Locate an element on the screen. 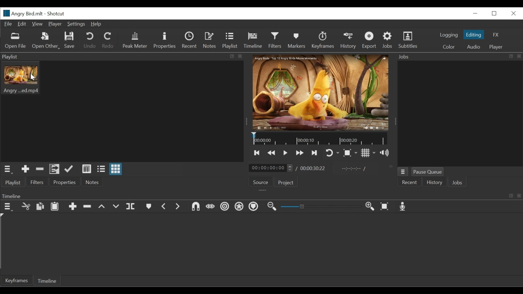 The width and height of the screenshot is (523, 294). Close is located at coordinates (513, 14).